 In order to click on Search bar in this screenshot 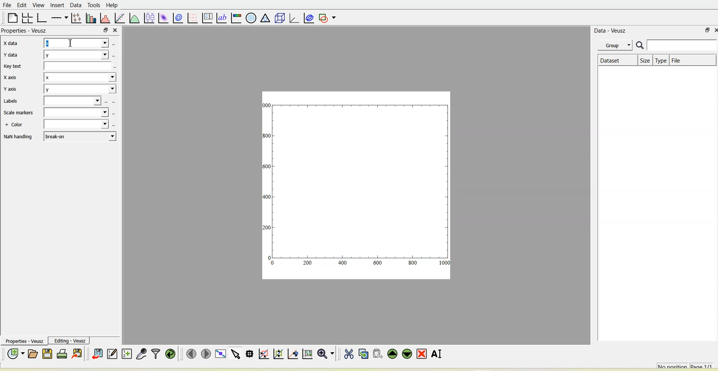, I will do `click(676, 45)`.